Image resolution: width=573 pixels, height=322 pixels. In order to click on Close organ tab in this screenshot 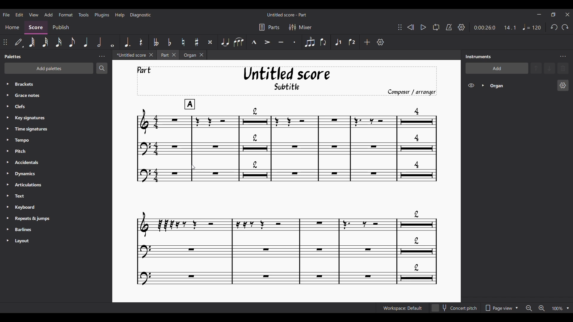, I will do `click(202, 55)`.